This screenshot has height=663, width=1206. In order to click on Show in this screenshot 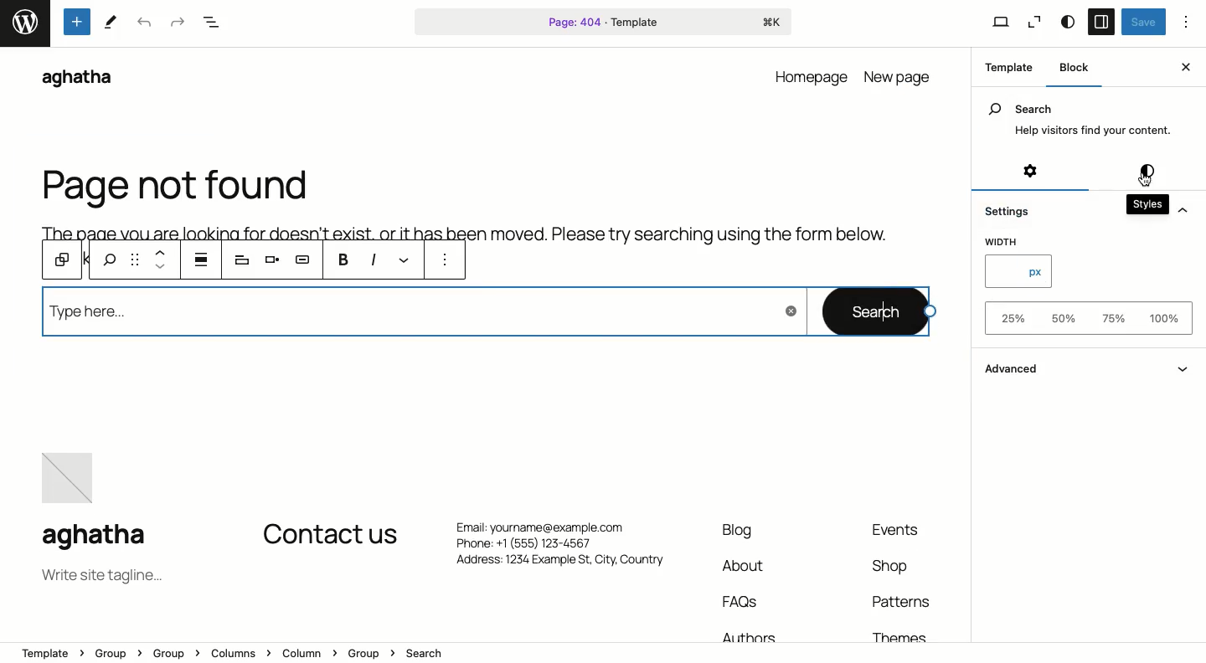, I will do `click(1179, 373)`.